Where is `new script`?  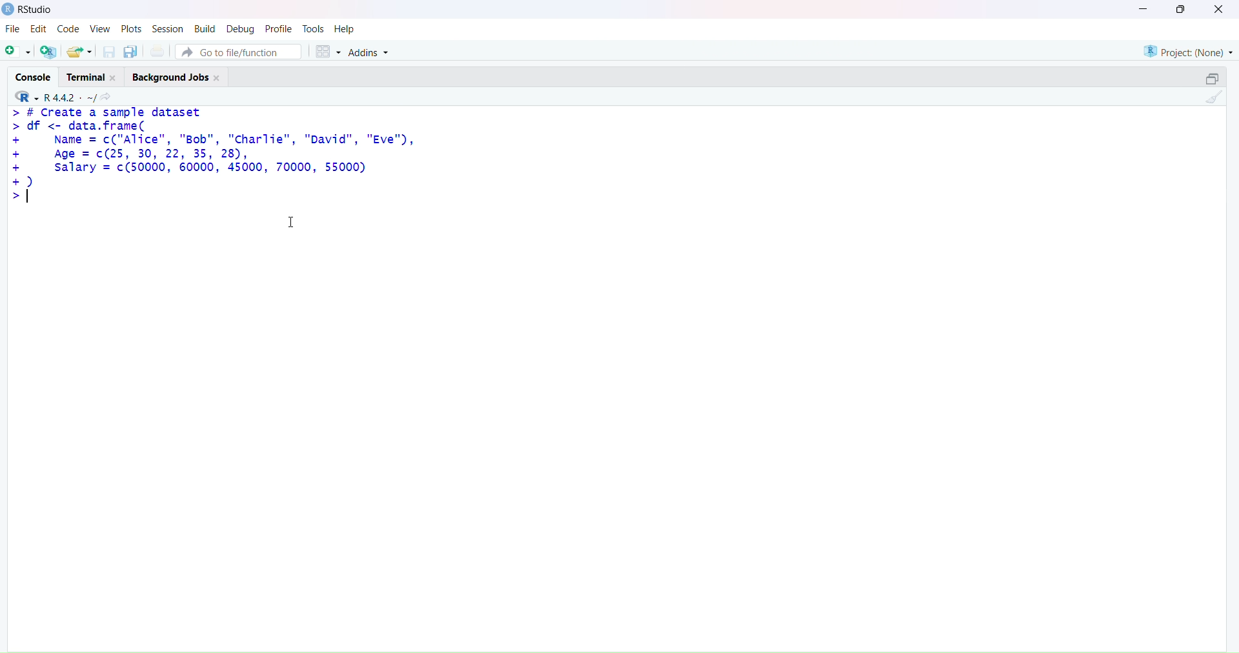 new script is located at coordinates (17, 52).